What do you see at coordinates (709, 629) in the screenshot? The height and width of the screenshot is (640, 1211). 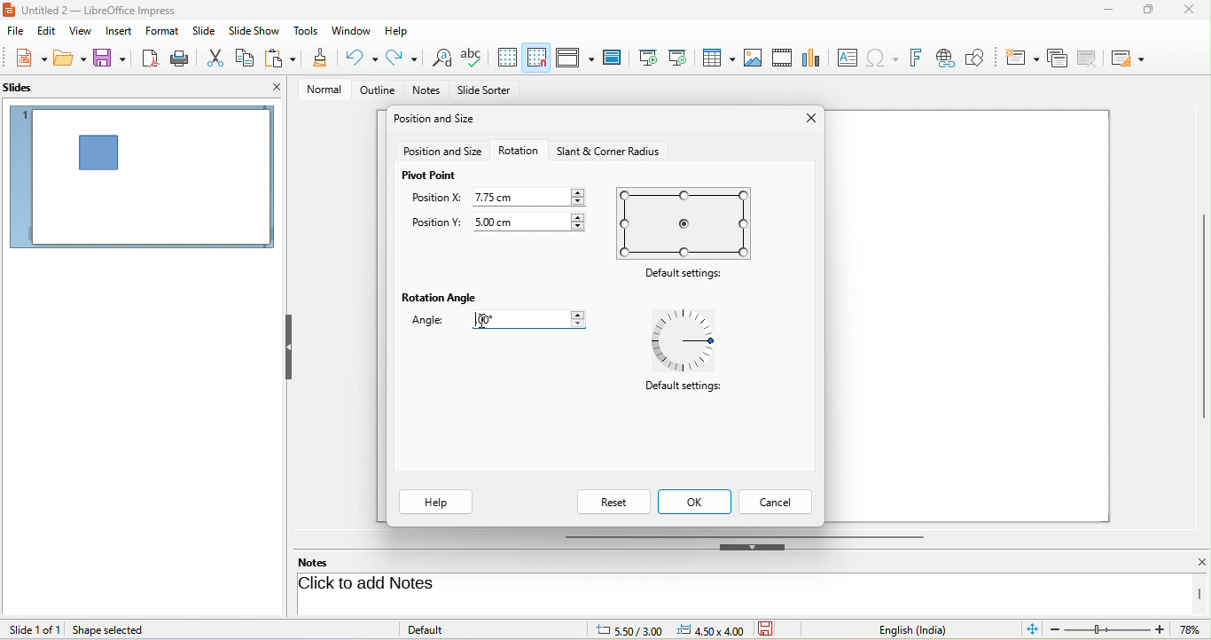 I see `object position-4.5x4.00` at bounding box center [709, 629].